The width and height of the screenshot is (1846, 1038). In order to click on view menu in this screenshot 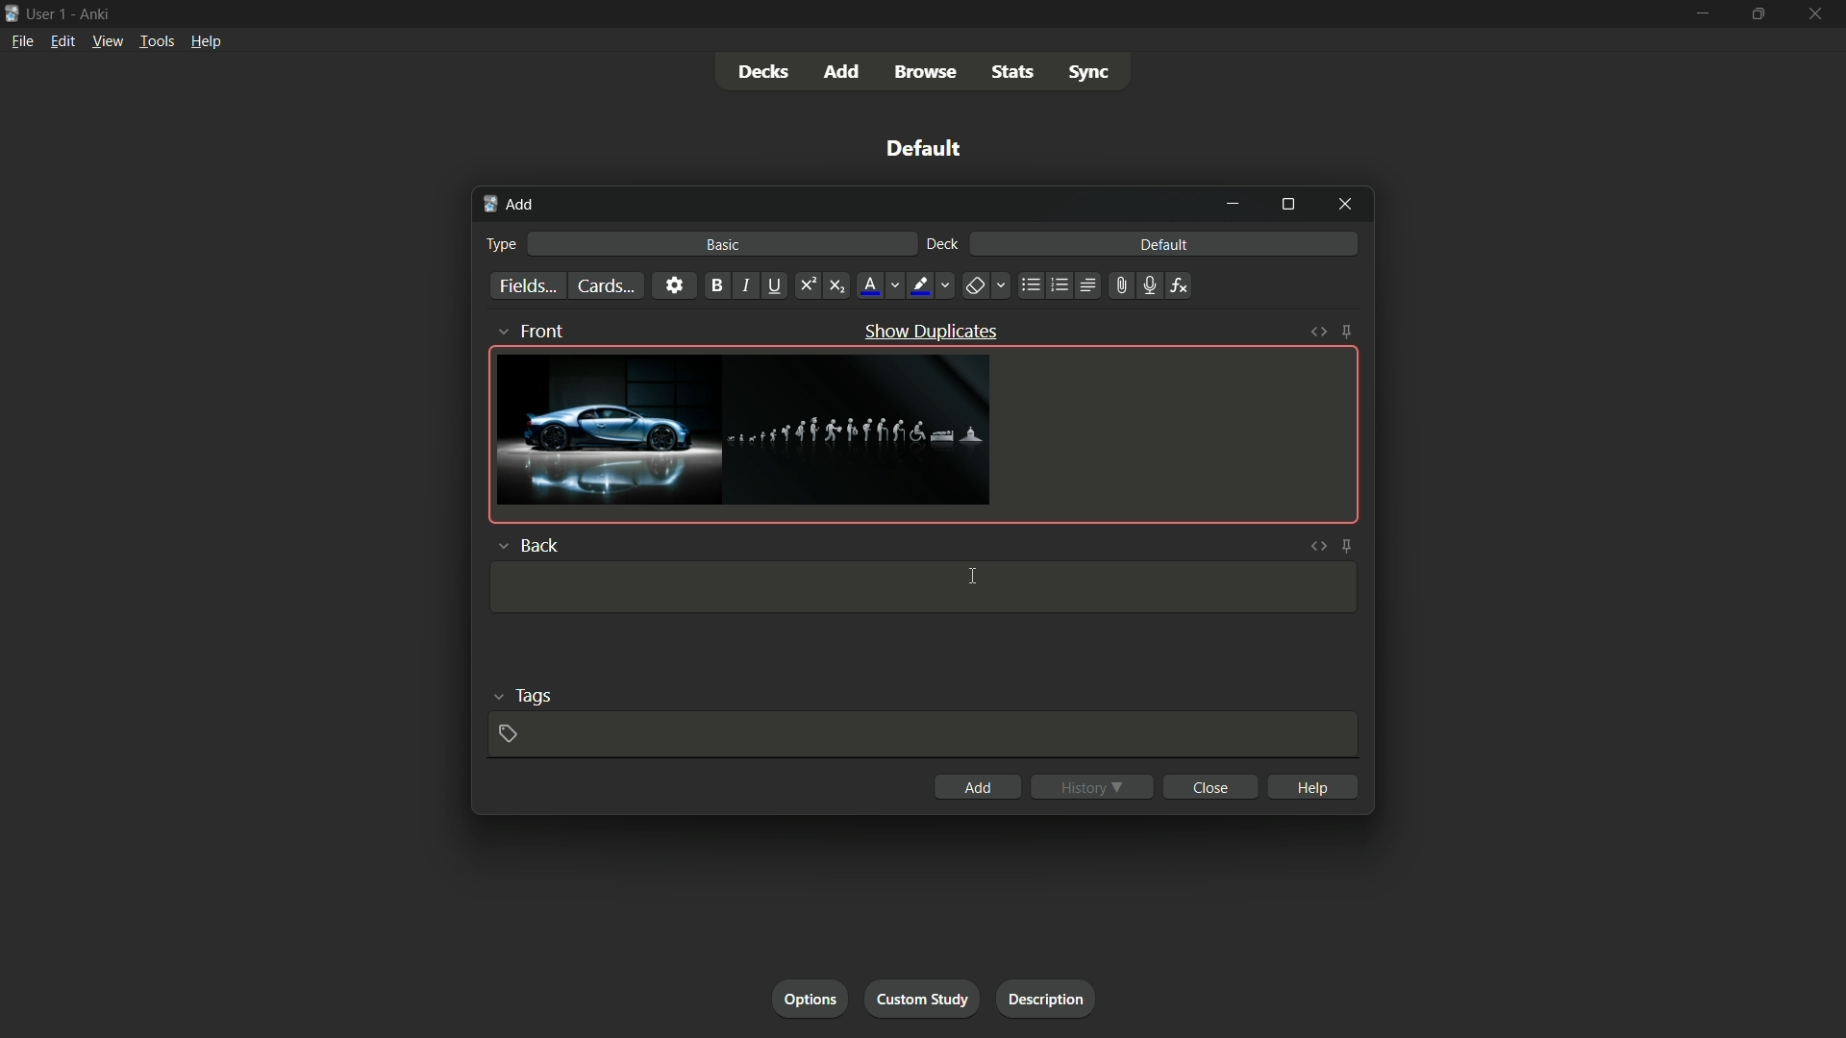, I will do `click(107, 40)`.